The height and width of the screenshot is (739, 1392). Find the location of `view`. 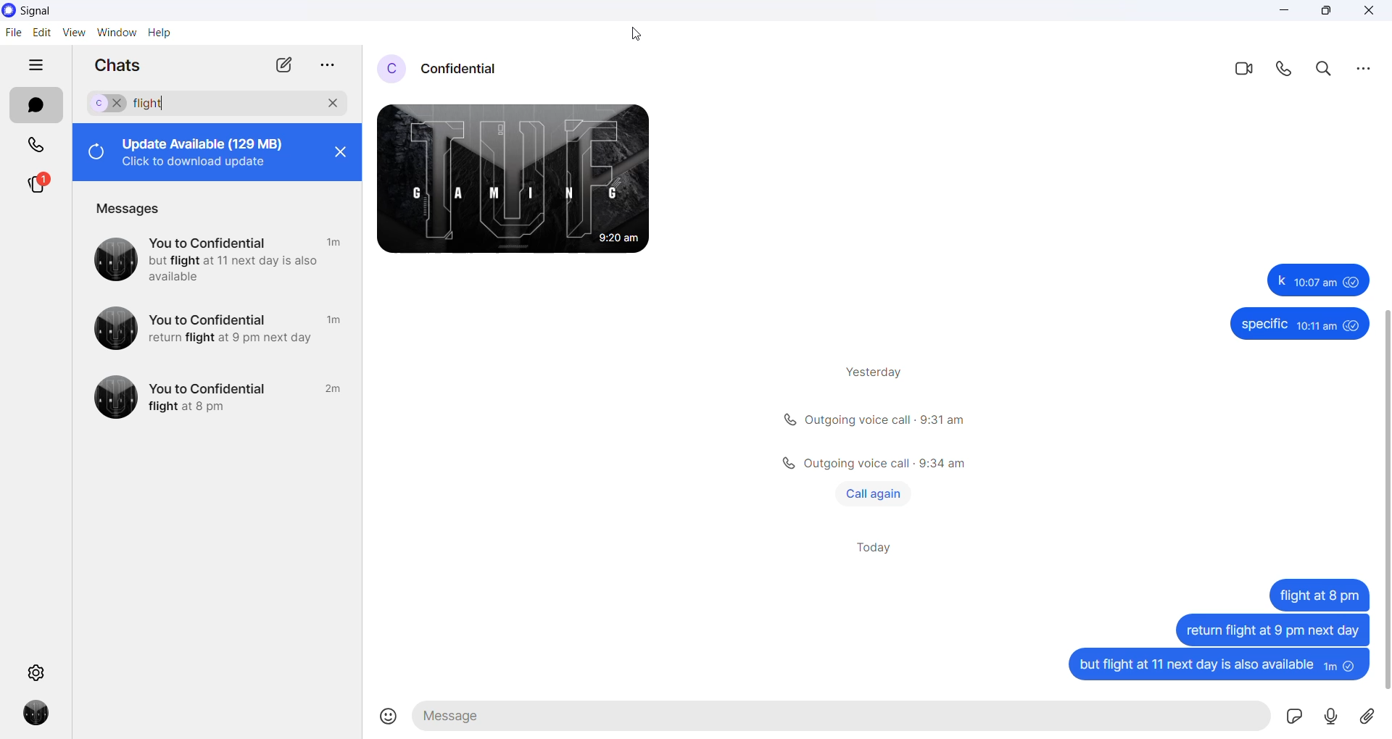

view is located at coordinates (73, 33).